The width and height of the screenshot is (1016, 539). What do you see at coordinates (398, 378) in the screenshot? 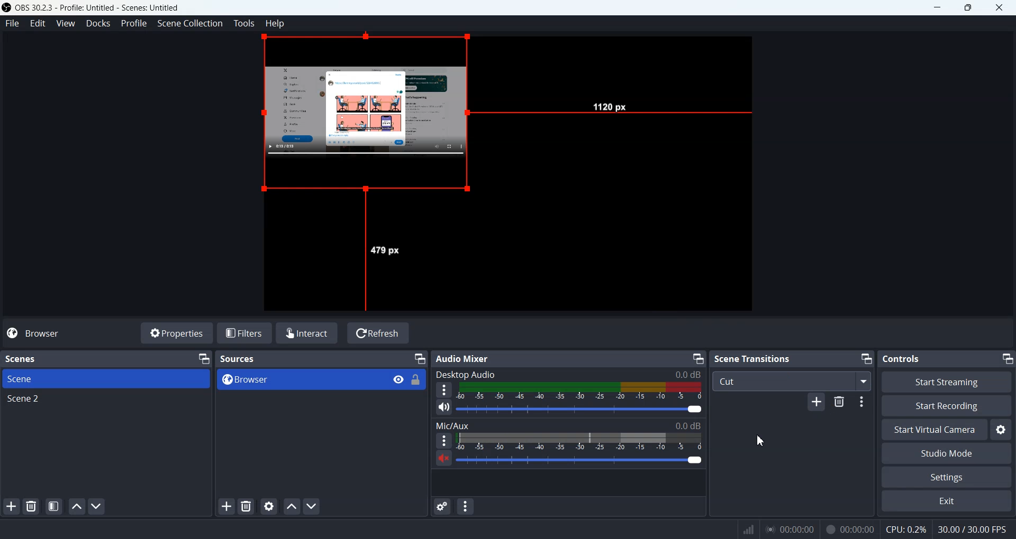
I see `View` at bounding box center [398, 378].